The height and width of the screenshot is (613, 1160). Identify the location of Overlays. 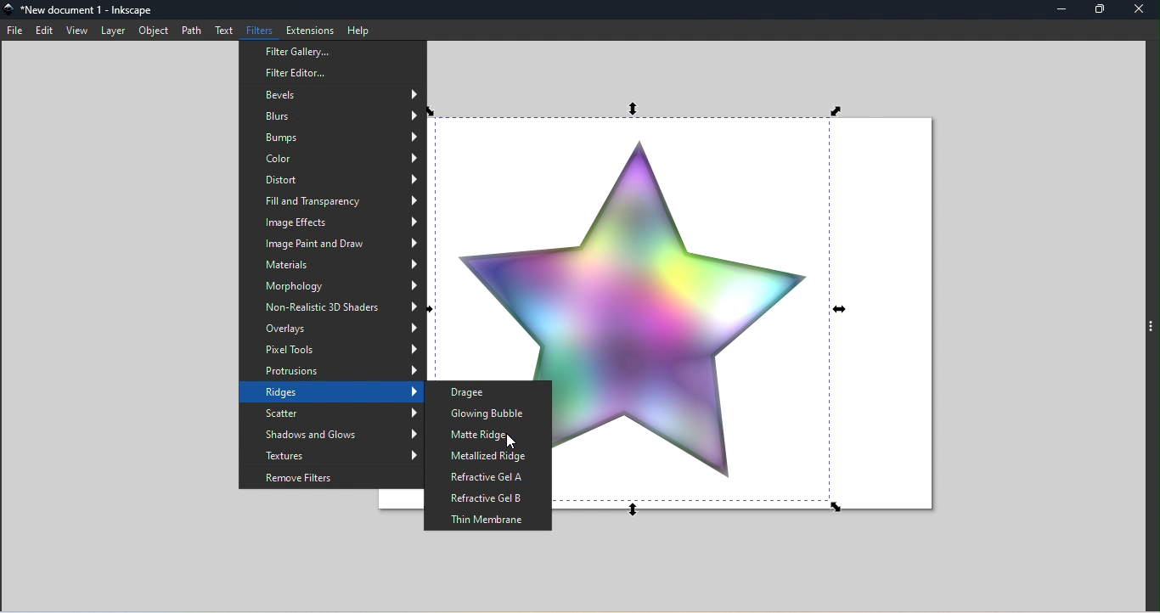
(332, 329).